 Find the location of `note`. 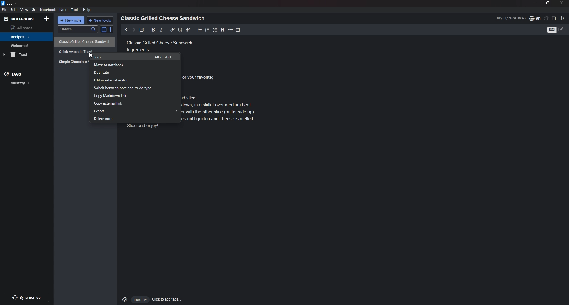

note is located at coordinates (63, 10).